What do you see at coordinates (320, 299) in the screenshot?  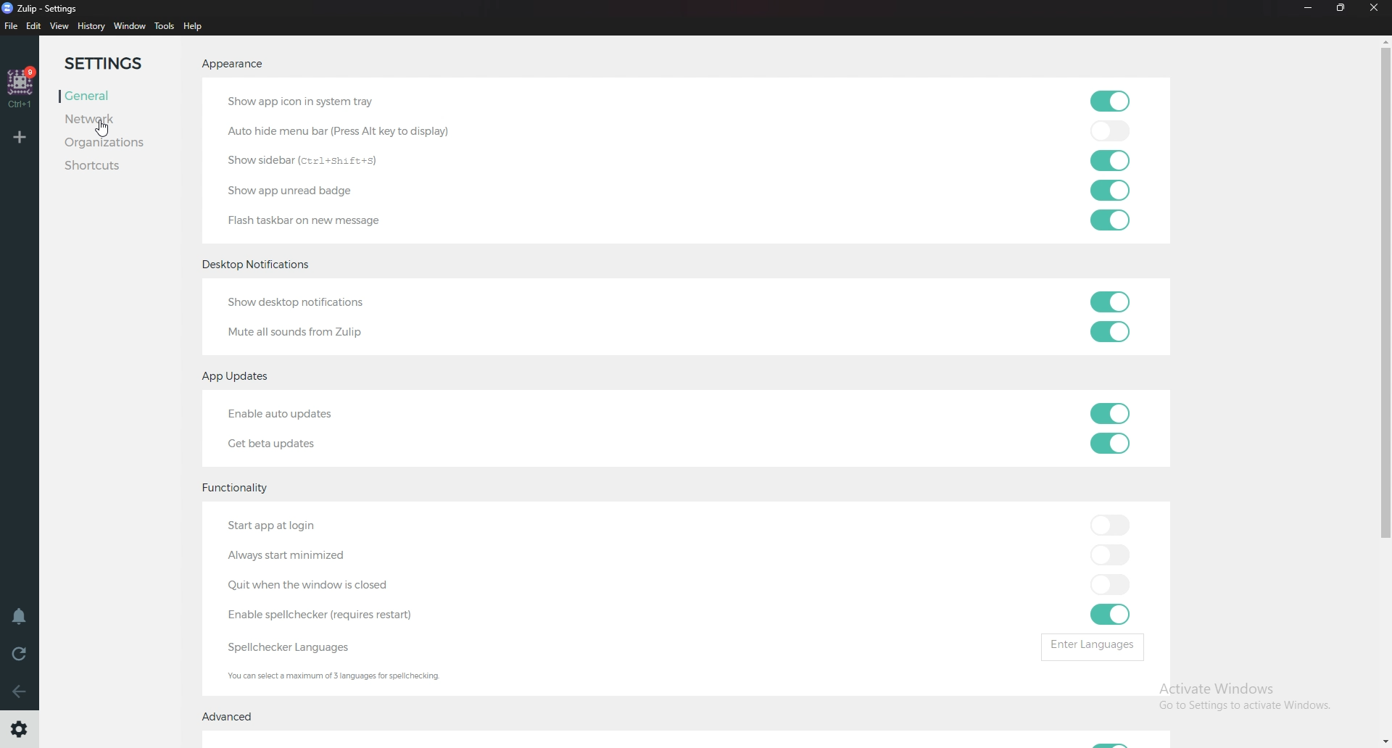 I see `Show desktop notifications` at bounding box center [320, 299].